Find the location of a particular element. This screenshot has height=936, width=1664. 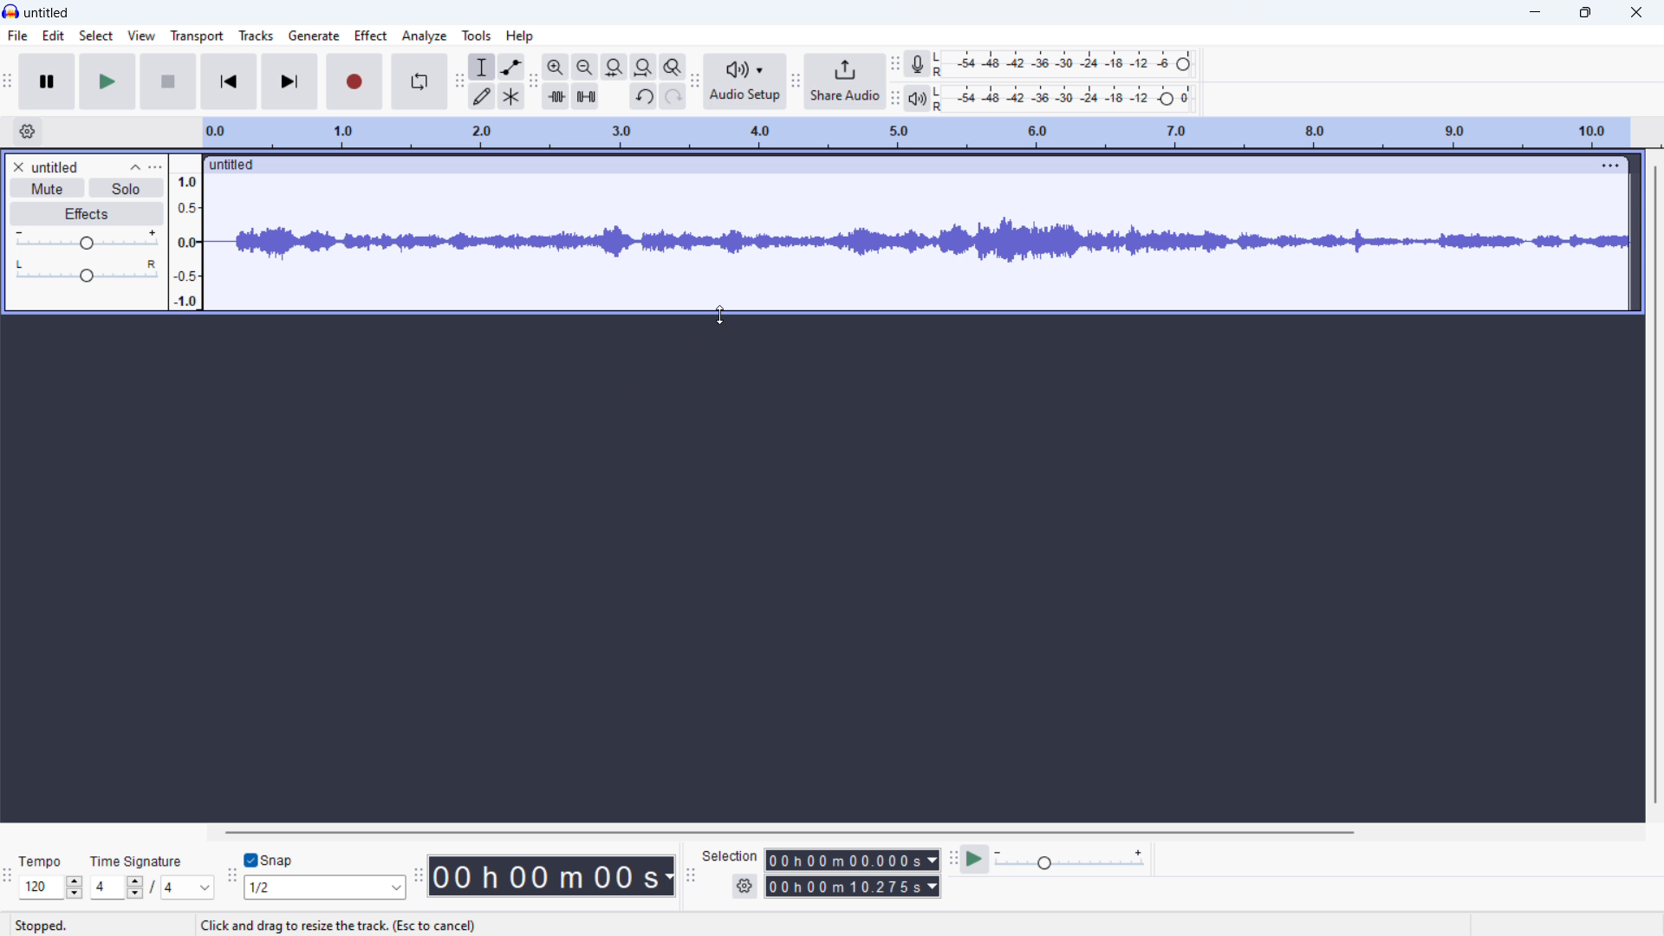

redo is located at coordinates (673, 96).